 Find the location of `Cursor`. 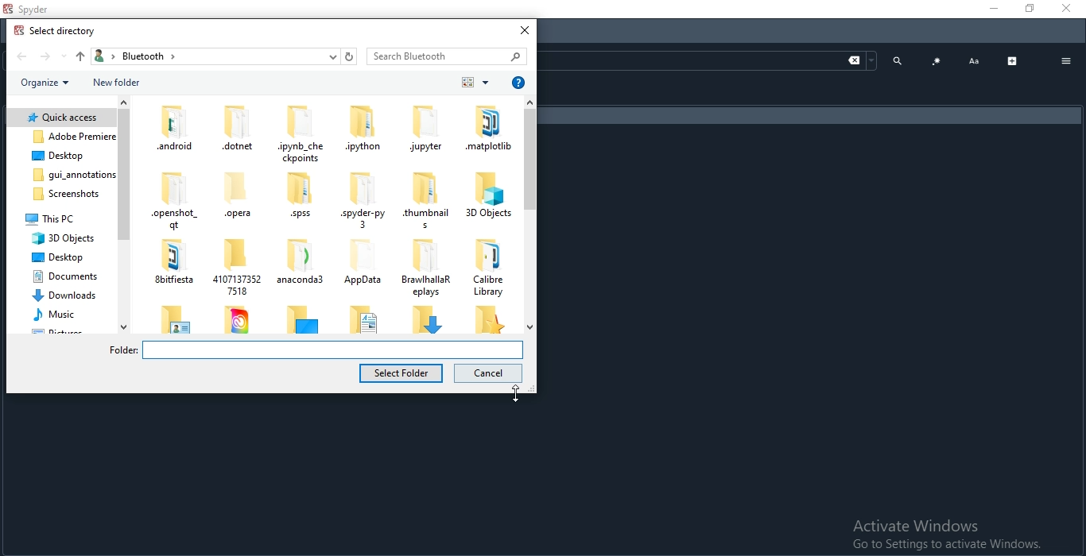

Cursor is located at coordinates (508, 396).